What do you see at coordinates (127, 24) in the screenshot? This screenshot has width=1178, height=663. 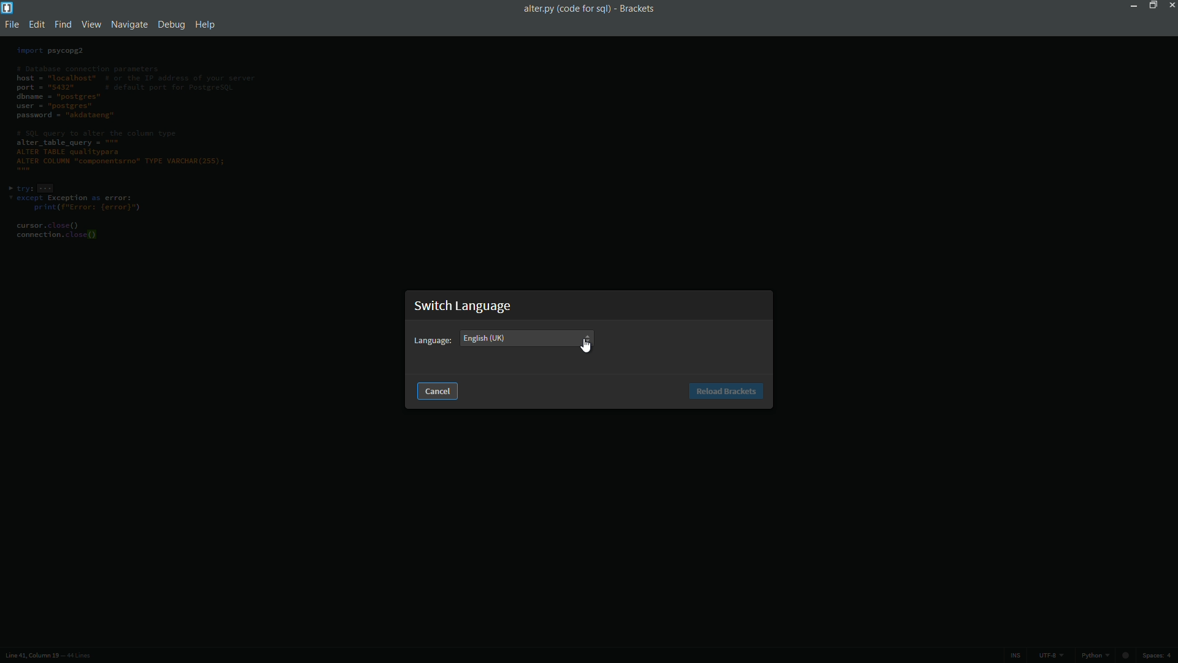 I see `navigate menu` at bounding box center [127, 24].